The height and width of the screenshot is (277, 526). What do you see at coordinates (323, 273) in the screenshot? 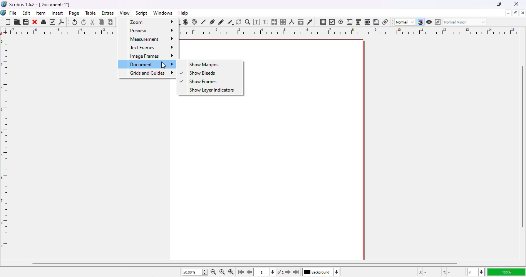
I see `background` at bounding box center [323, 273].